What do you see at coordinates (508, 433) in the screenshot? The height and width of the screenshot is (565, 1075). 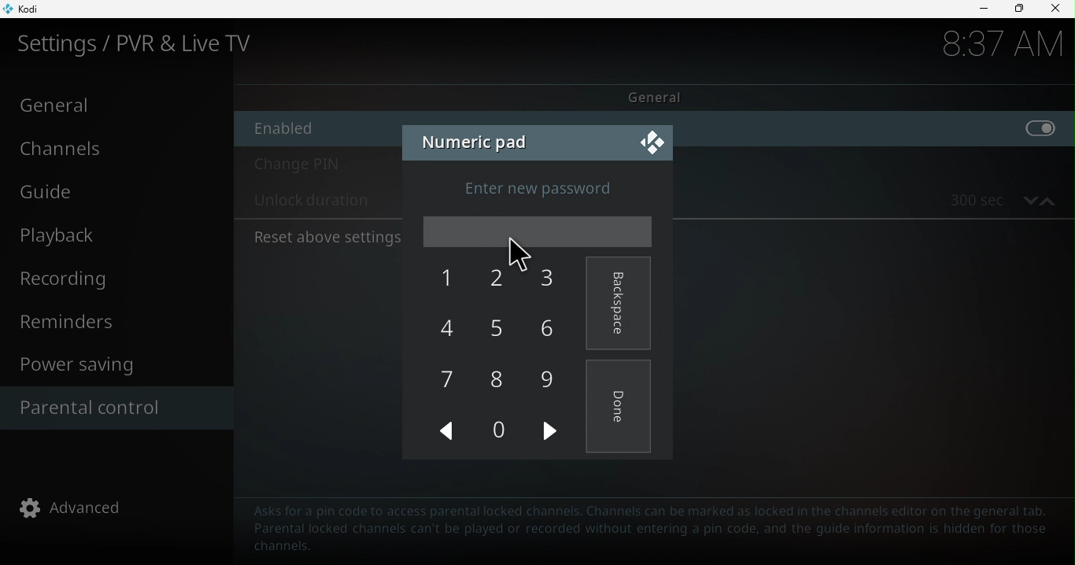 I see `0` at bounding box center [508, 433].